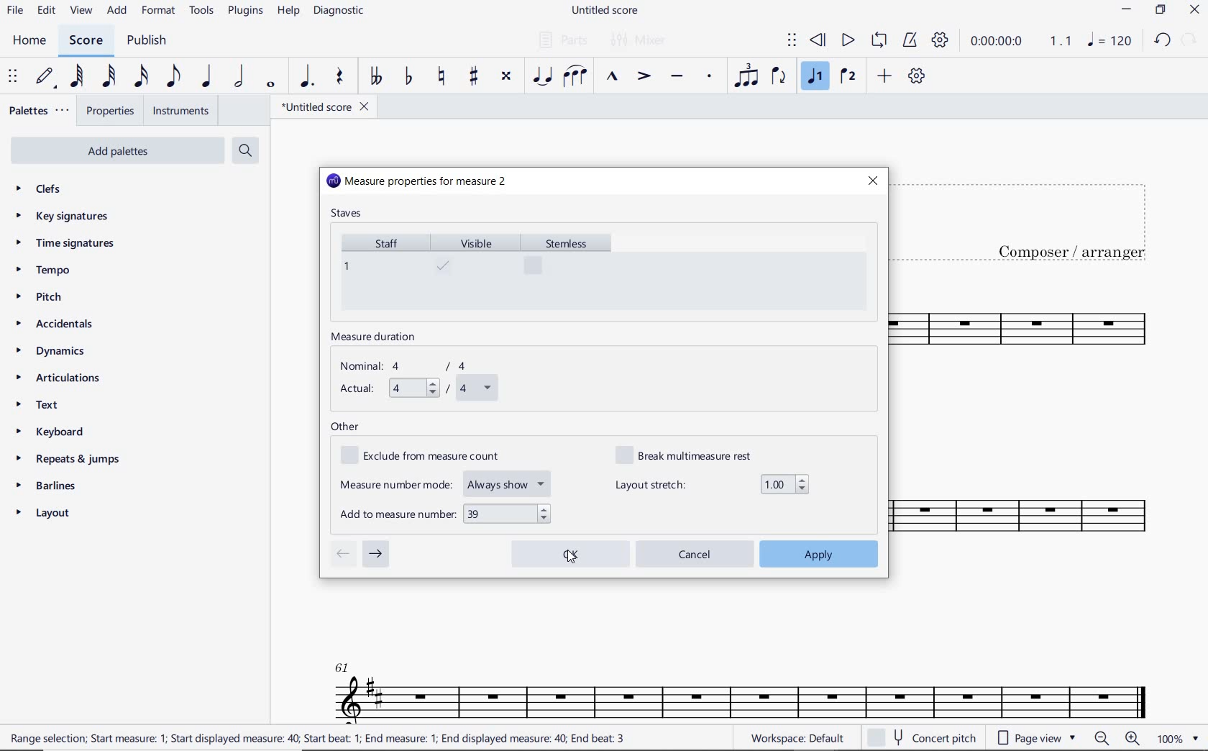  What do you see at coordinates (269, 84) in the screenshot?
I see `WHOLE NOTE` at bounding box center [269, 84].